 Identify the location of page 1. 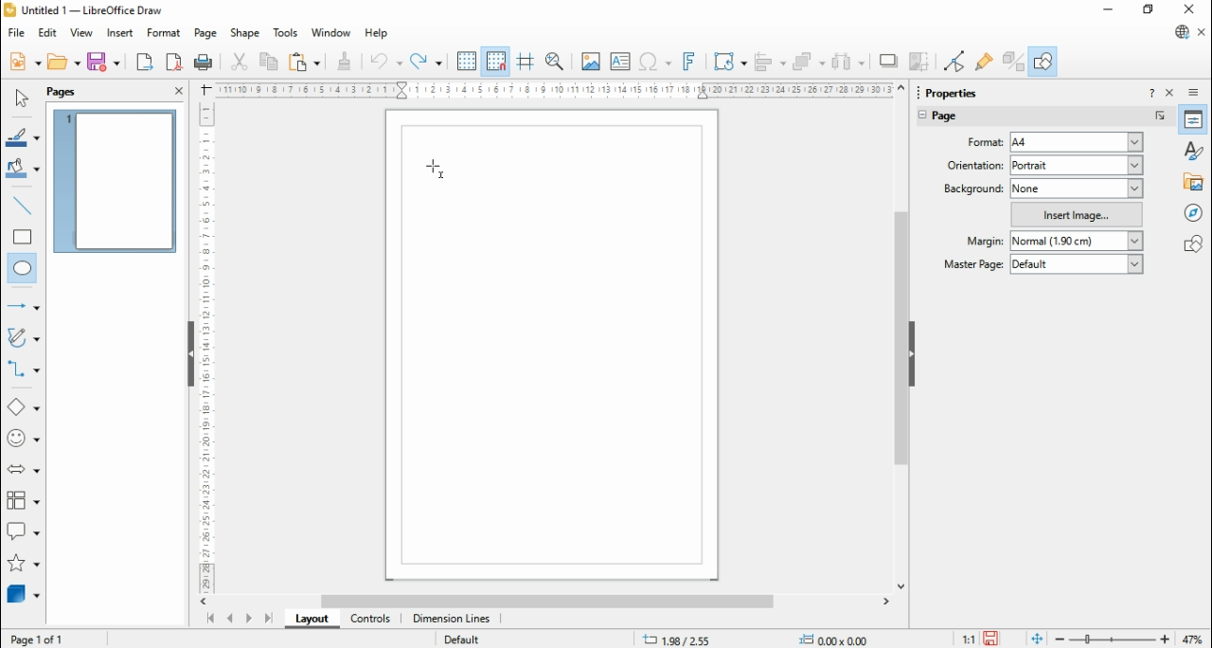
(116, 181).